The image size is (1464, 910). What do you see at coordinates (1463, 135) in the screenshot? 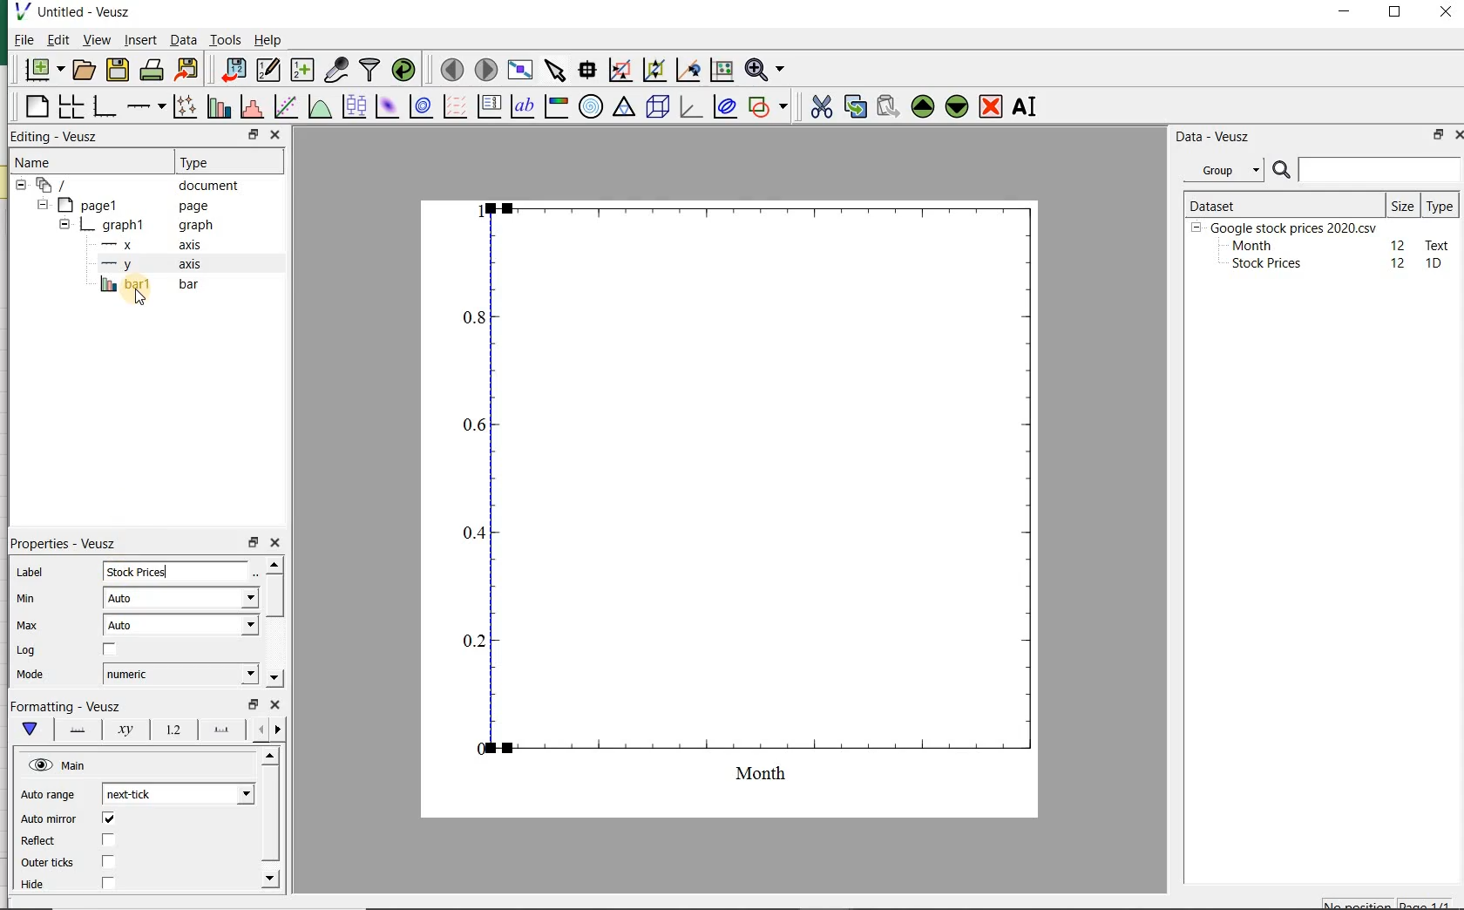
I see `close ` at bounding box center [1463, 135].